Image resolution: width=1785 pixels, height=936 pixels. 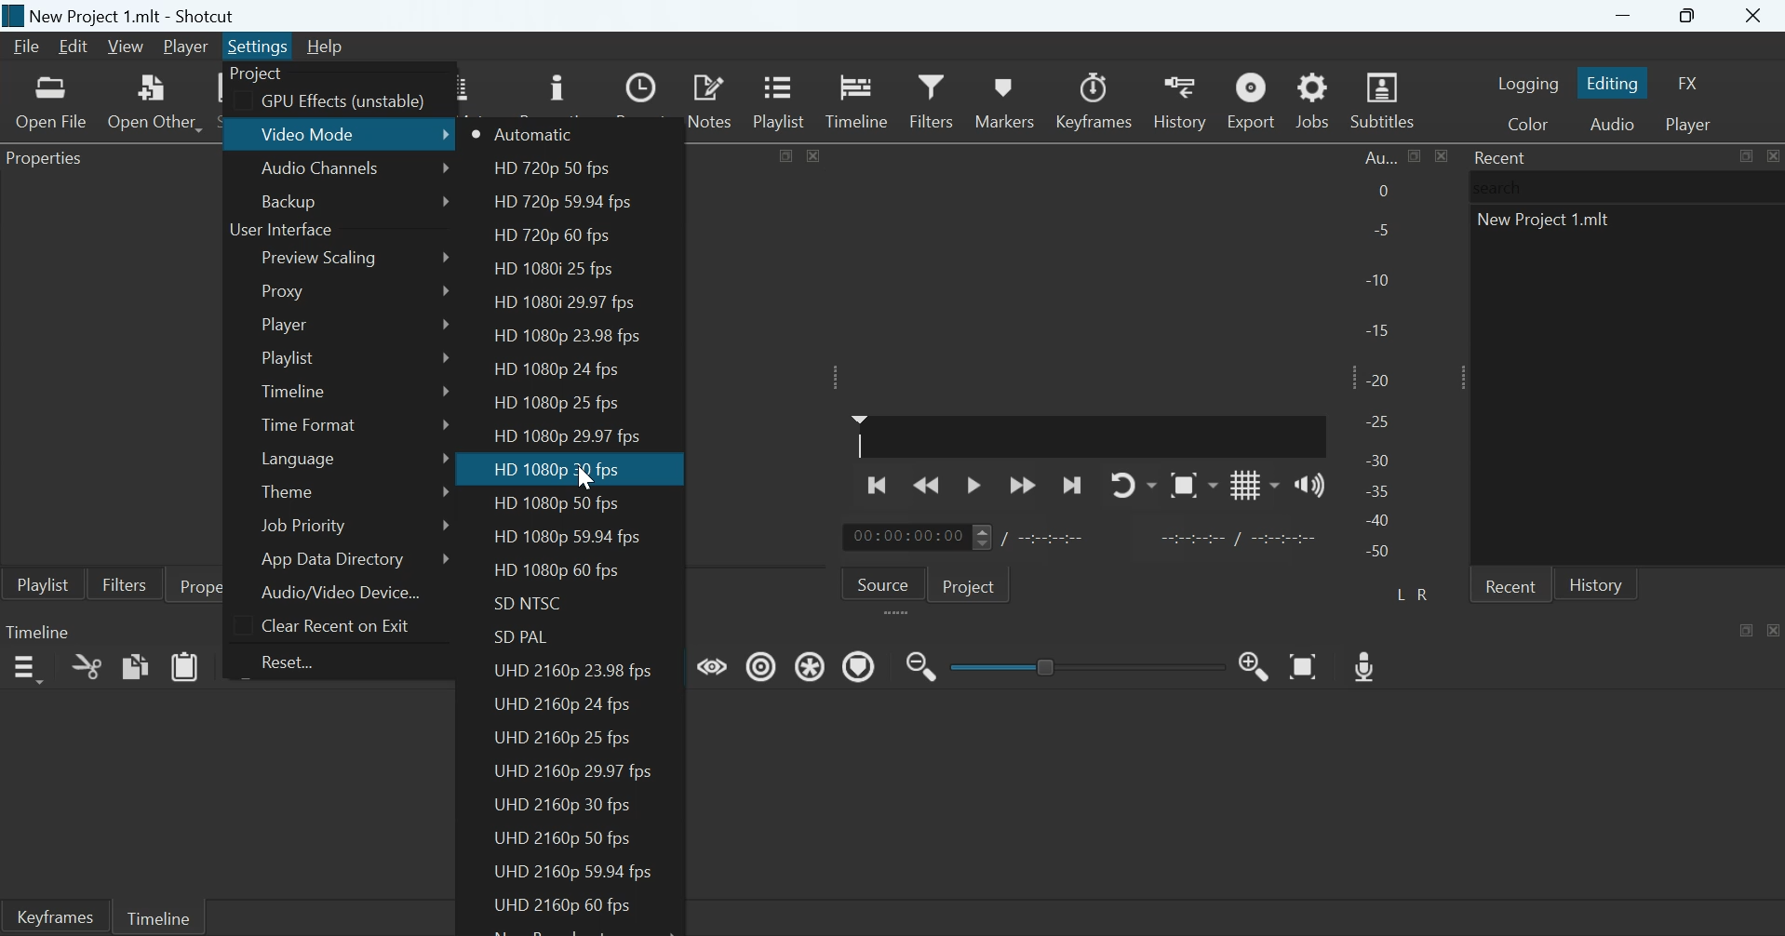 I want to click on Maximize, so click(x=1747, y=629).